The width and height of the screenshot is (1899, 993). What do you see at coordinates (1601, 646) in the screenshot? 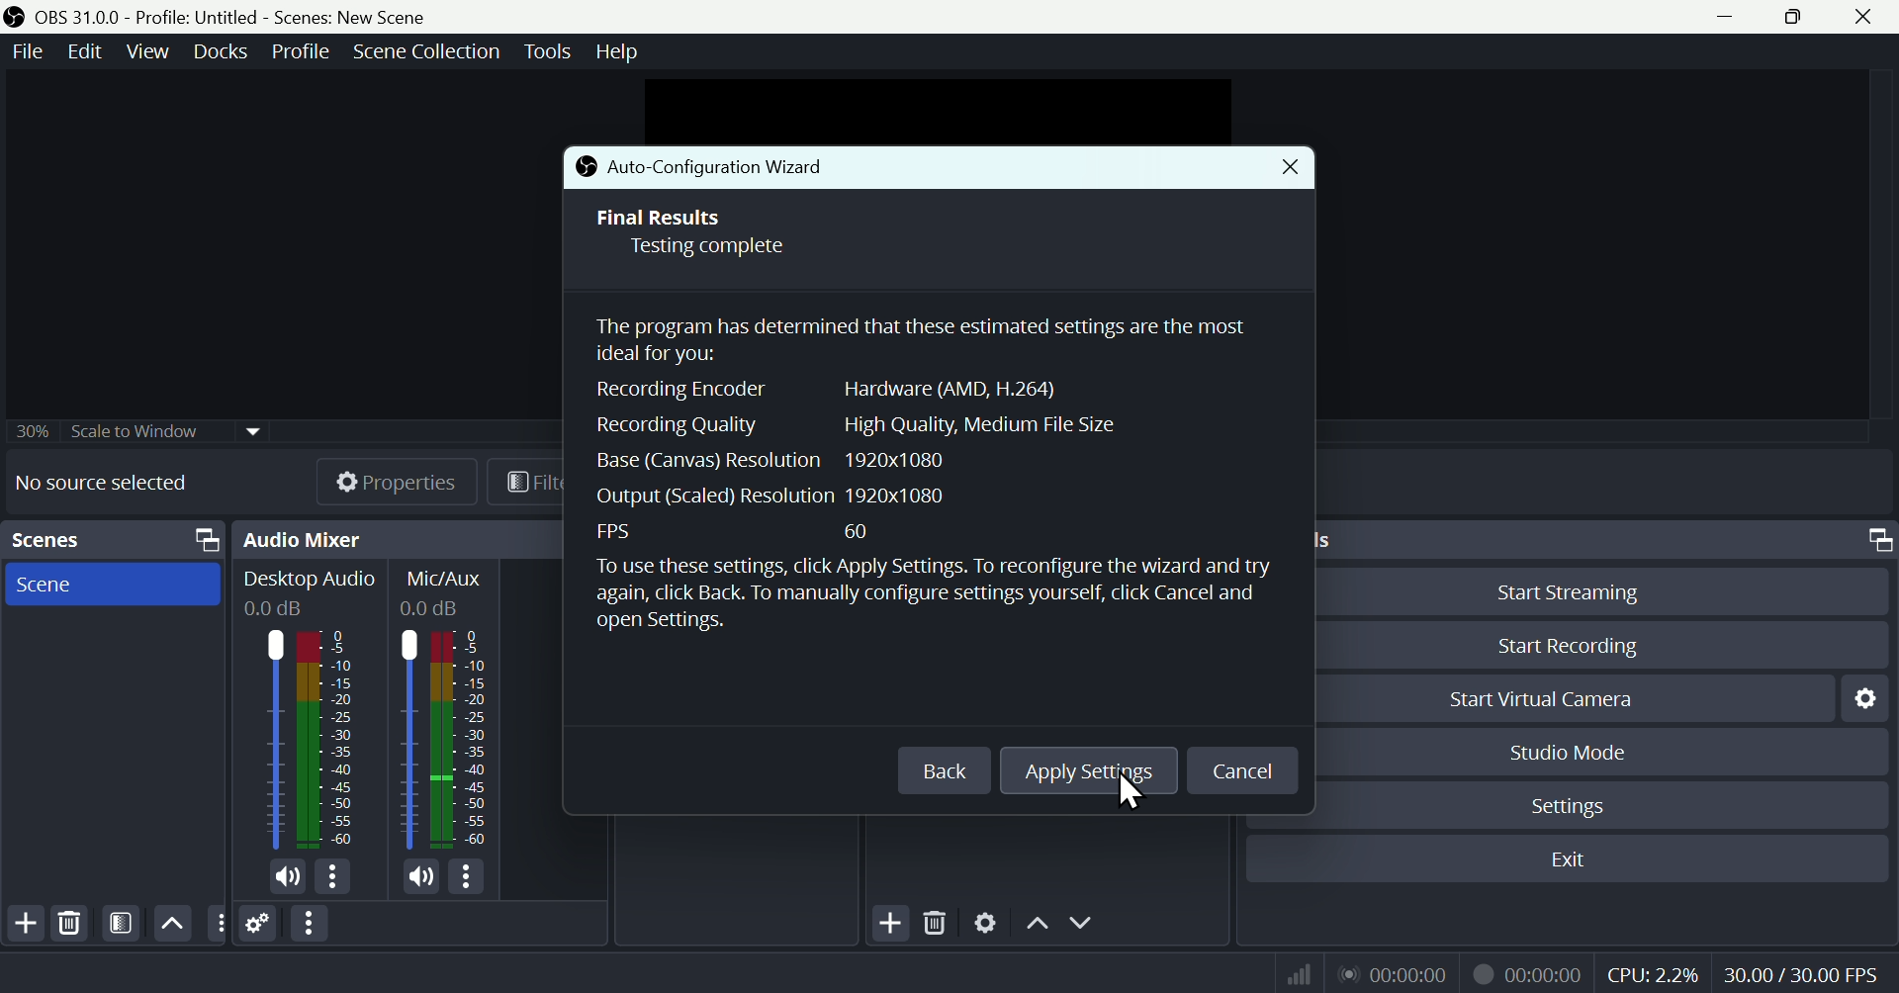
I see `Start Recording` at bounding box center [1601, 646].